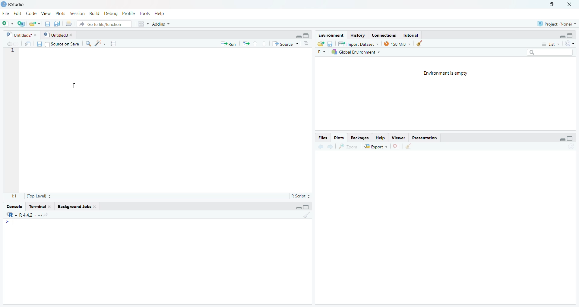  Describe the element at coordinates (17, 12) in the screenshot. I see `Edit` at that location.